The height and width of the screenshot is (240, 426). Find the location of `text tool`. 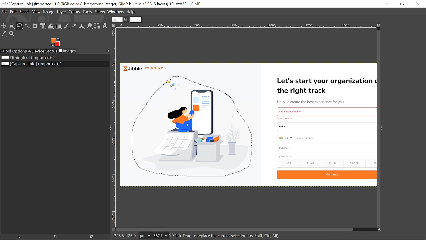

text tool is located at coordinates (105, 26).